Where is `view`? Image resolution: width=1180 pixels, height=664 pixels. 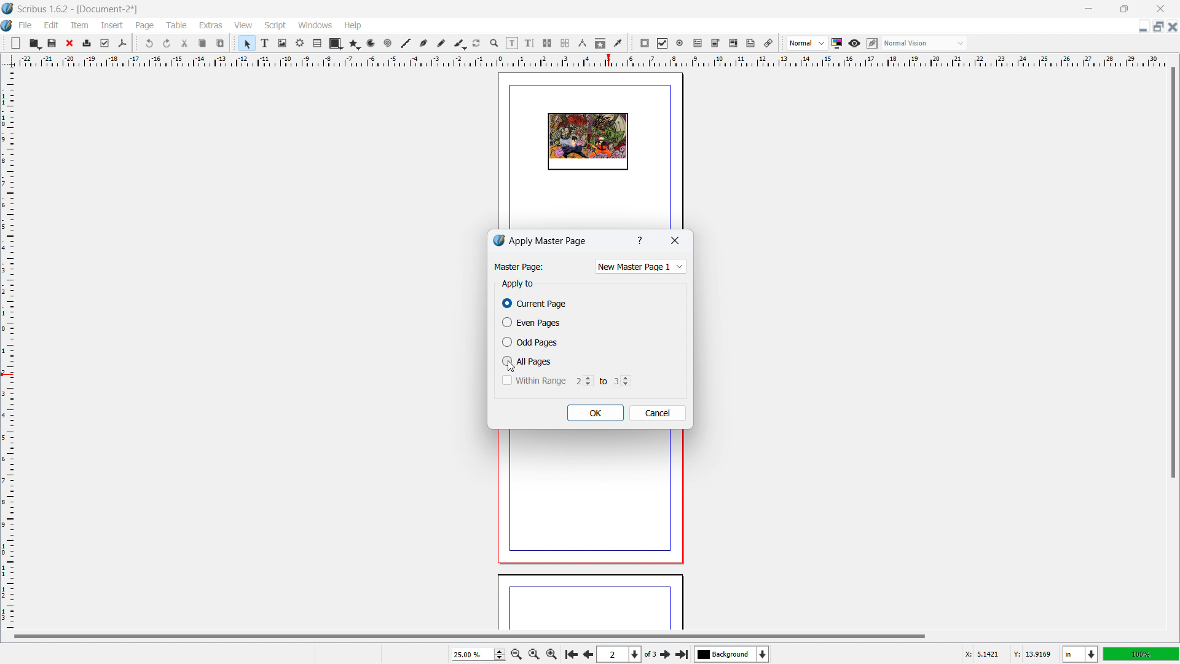
view is located at coordinates (243, 26).